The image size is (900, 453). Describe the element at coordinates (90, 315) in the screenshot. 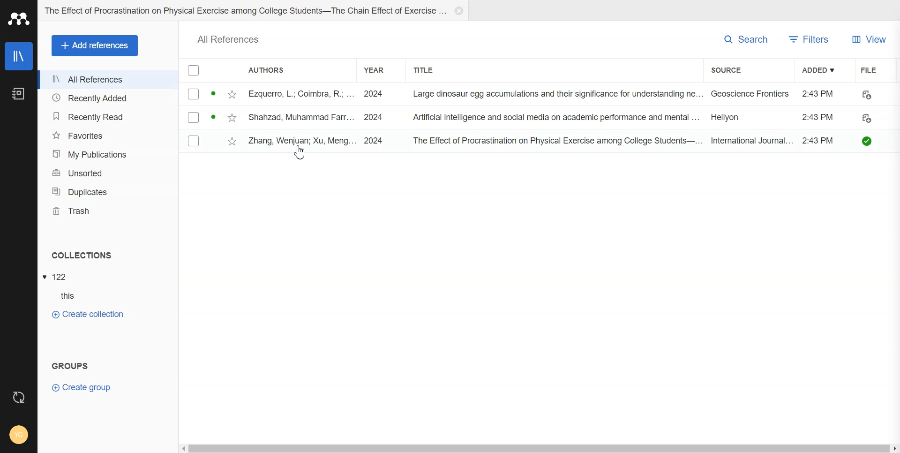

I see `Create Collection` at that location.